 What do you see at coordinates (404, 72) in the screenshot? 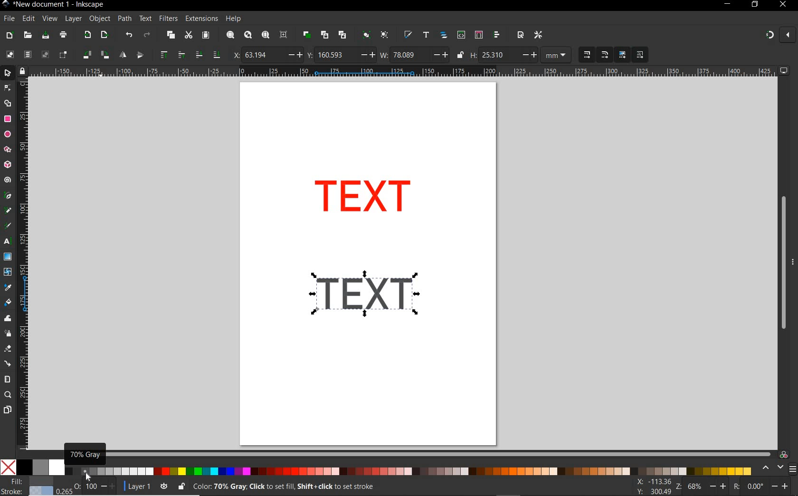
I see `ruler` at bounding box center [404, 72].